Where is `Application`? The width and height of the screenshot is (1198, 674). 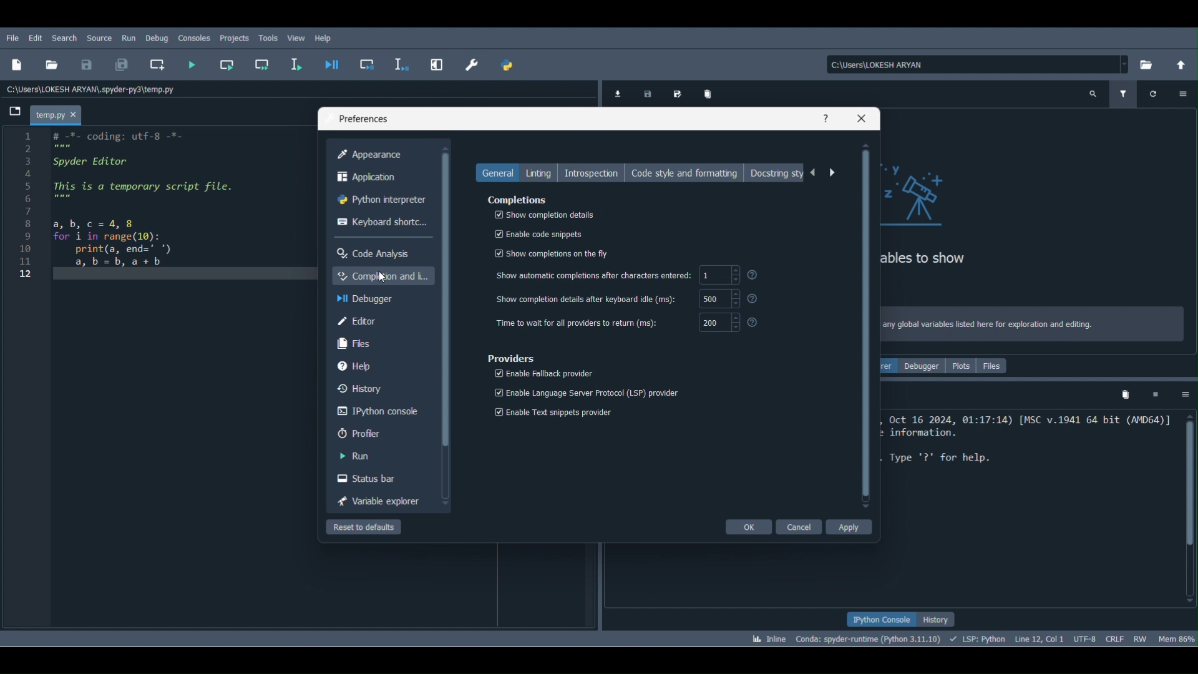 Application is located at coordinates (380, 178).